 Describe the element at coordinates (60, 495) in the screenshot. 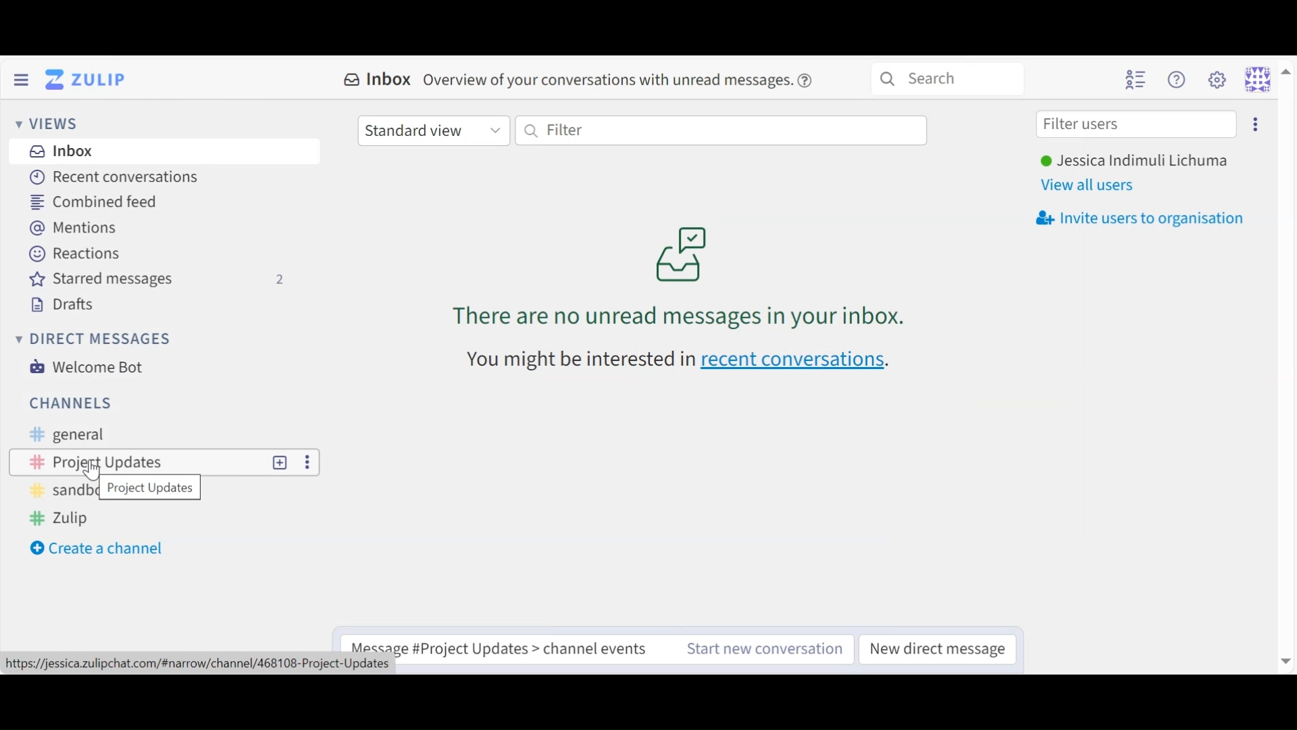

I see `Sandbox Channel` at that location.